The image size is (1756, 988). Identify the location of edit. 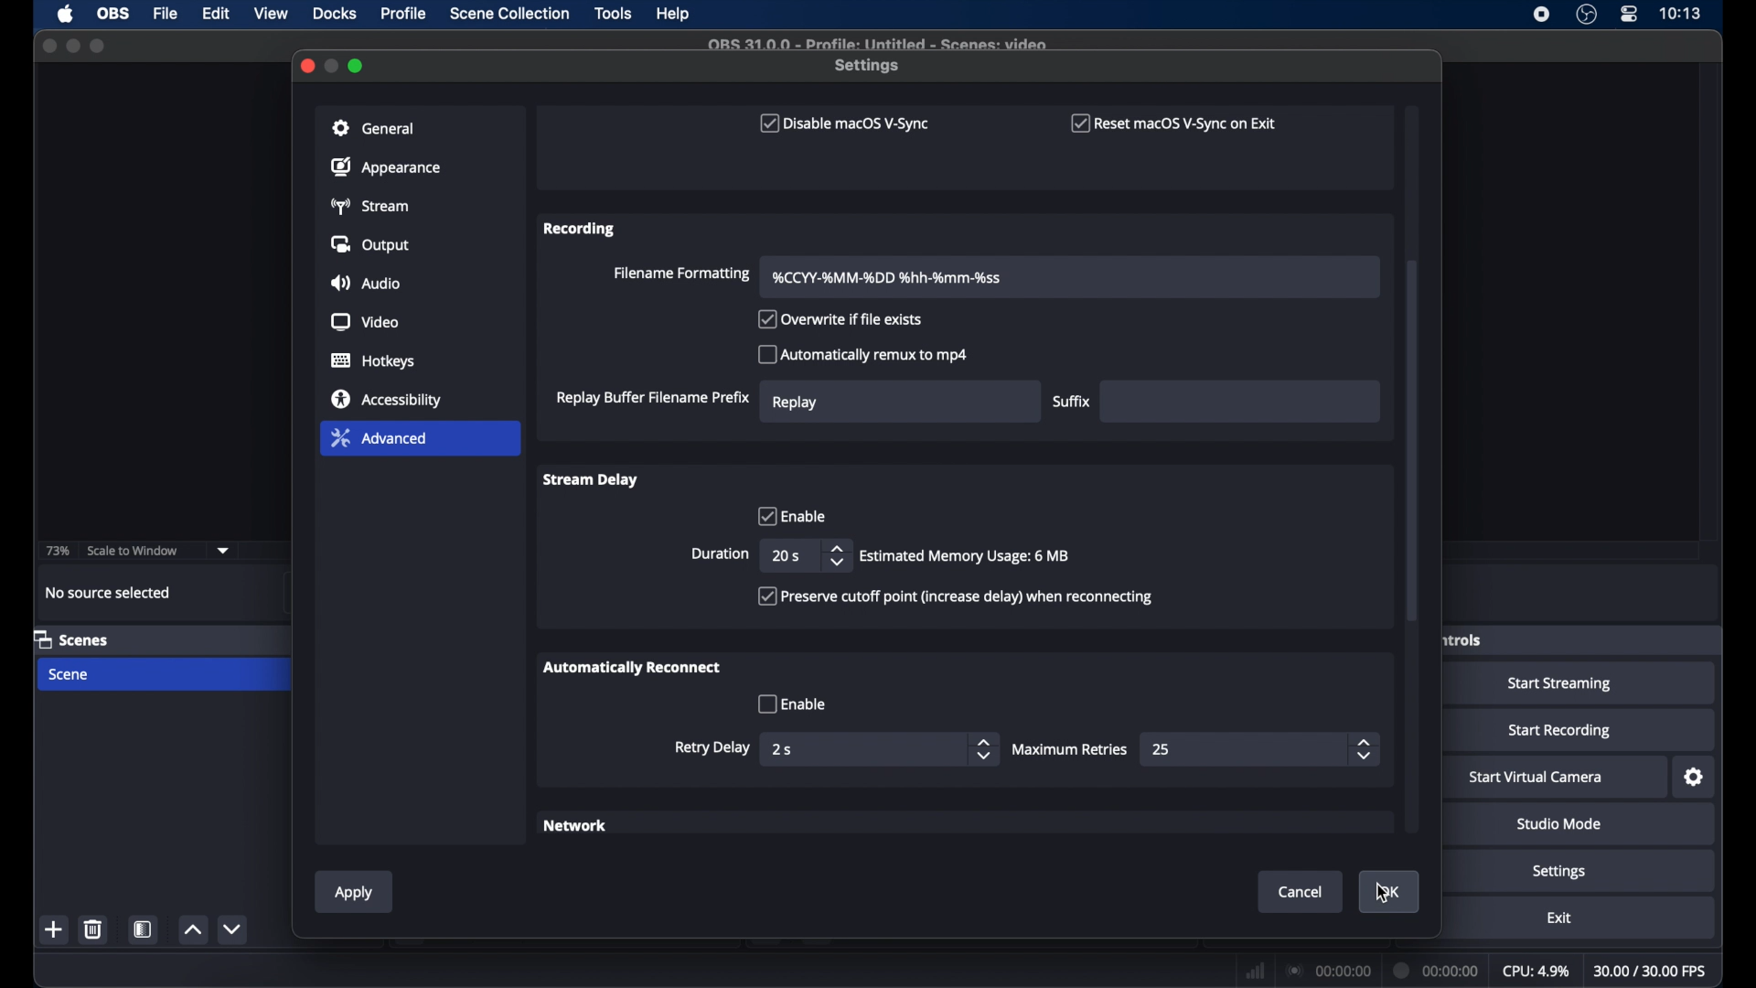
(215, 14).